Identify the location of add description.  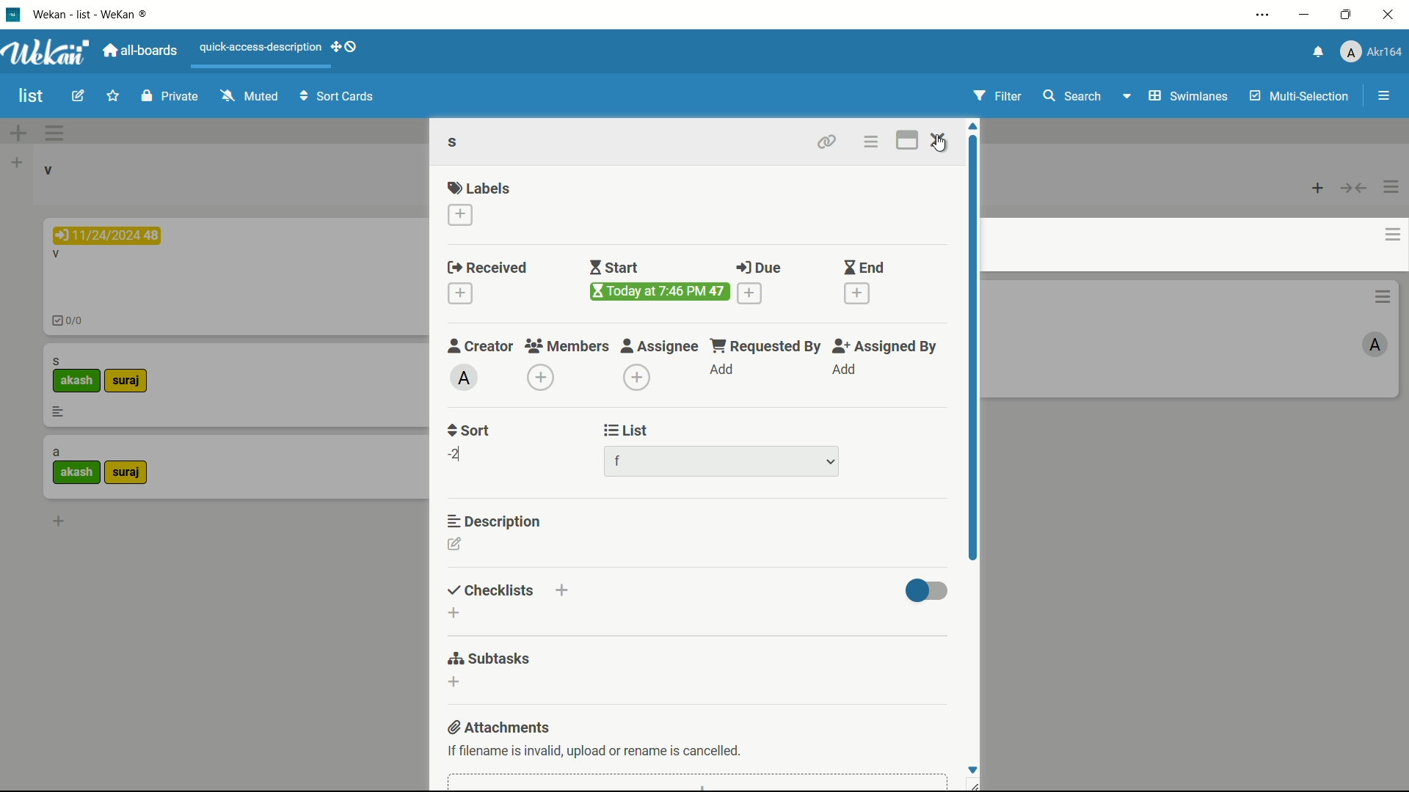
(454, 544).